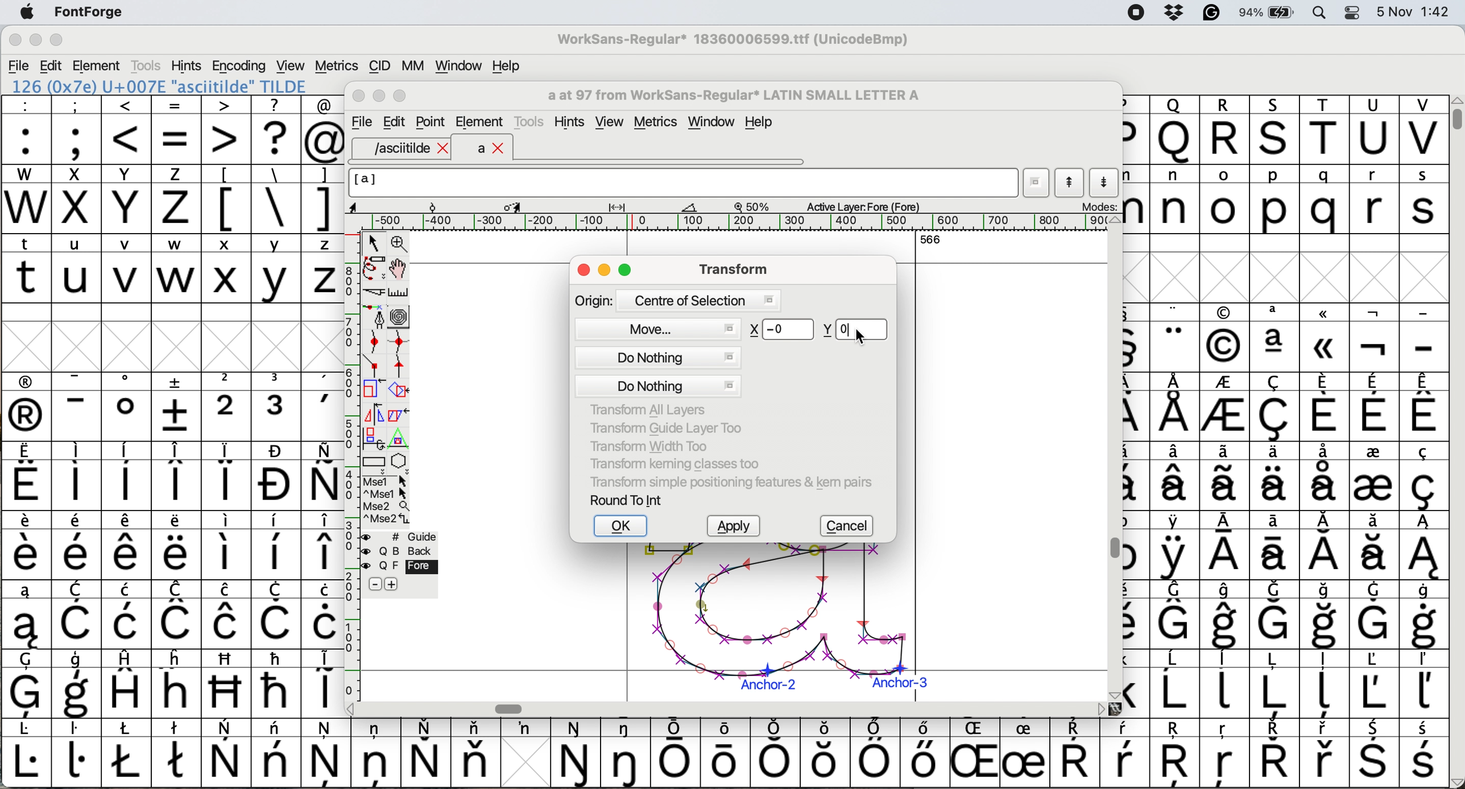 The height and width of the screenshot is (789, 1465). I want to click on close, so click(583, 271).